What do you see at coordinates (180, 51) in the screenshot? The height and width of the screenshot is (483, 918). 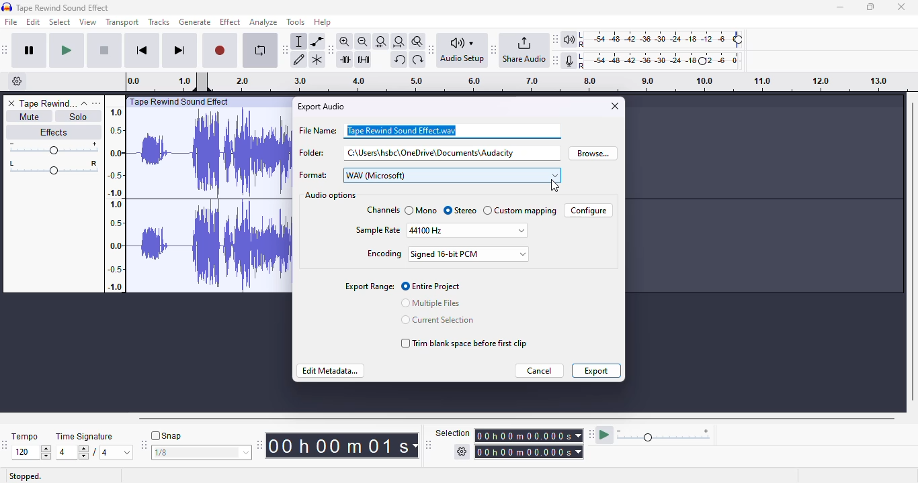 I see `skip to end` at bounding box center [180, 51].